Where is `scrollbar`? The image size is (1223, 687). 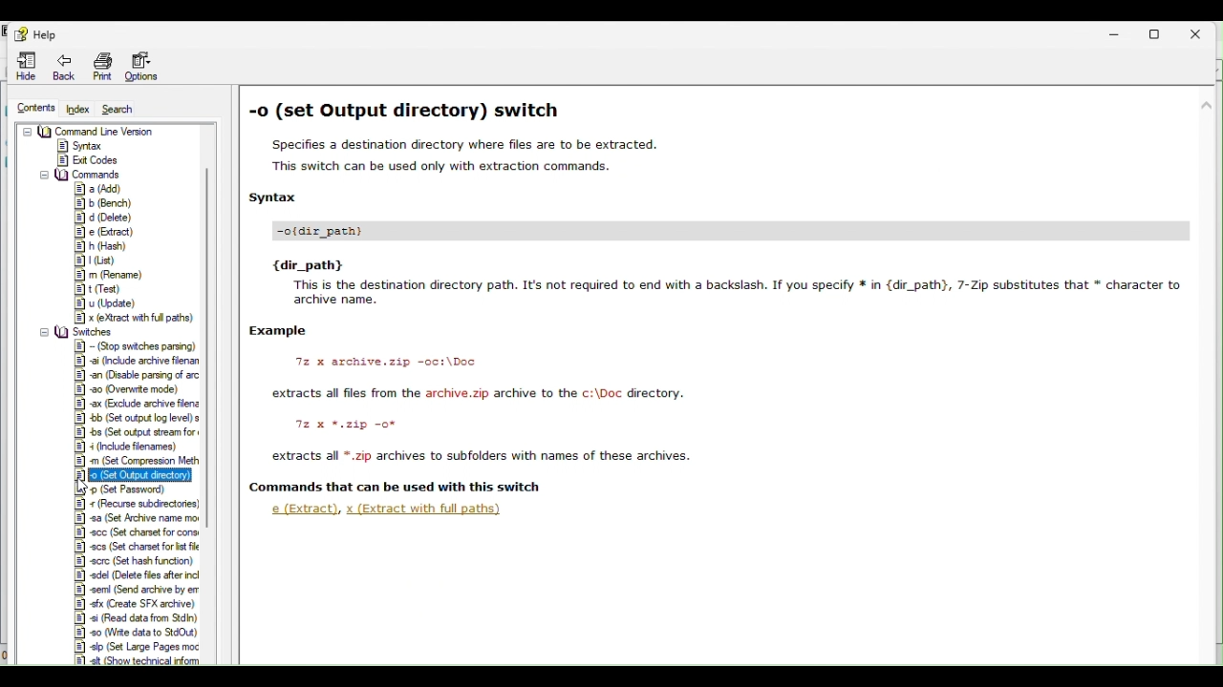 scrollbar is located at coordinates (209, 246).